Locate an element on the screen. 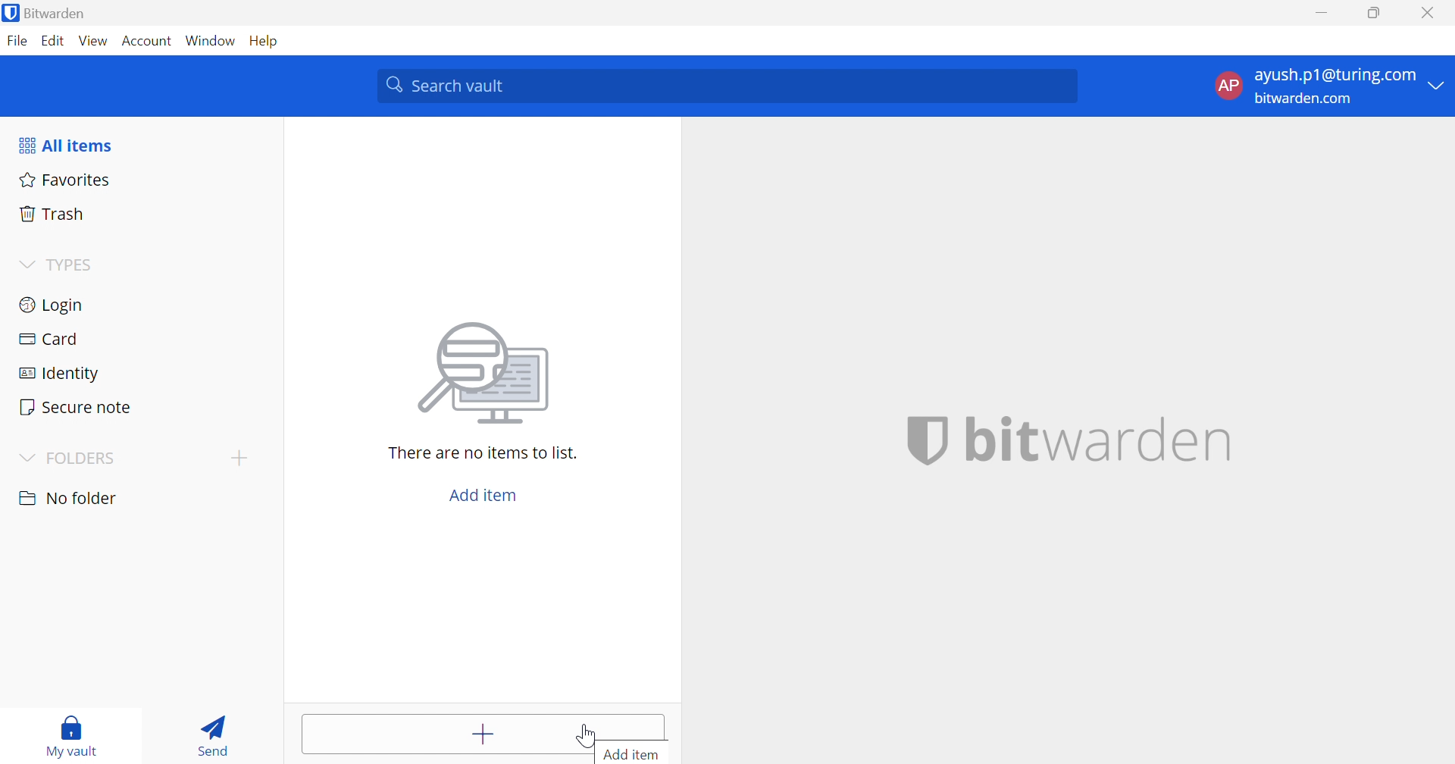 This screenshot has height=764, width=1455. Login is located at coordinates (53, 305).